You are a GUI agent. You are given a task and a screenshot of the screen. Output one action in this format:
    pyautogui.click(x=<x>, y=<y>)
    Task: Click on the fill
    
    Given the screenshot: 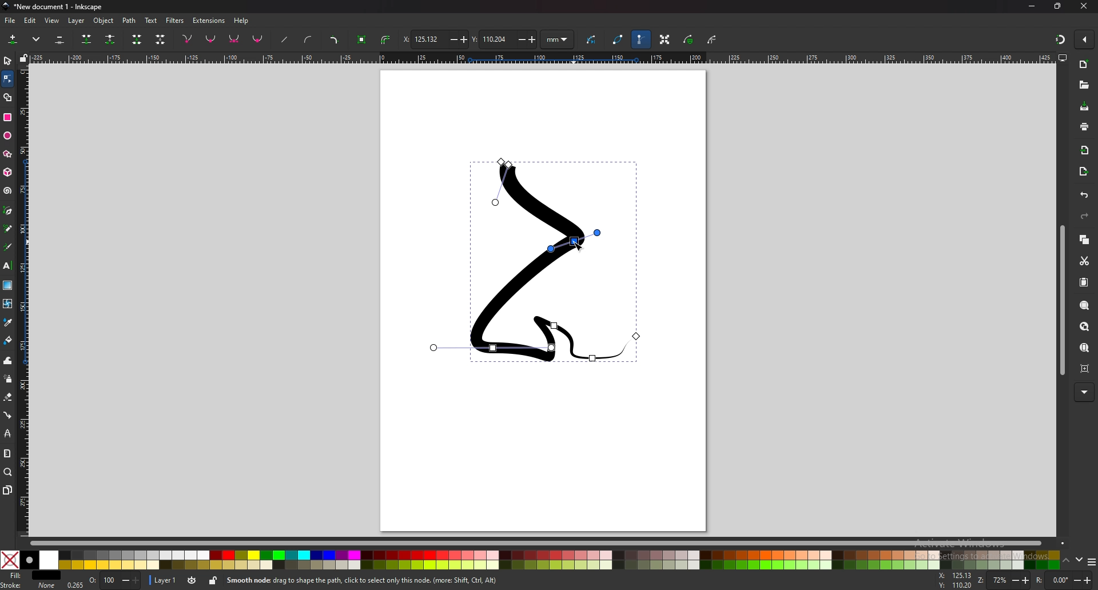 What is the action you would take?
    pyautogui.click(x=32, y=576)
    